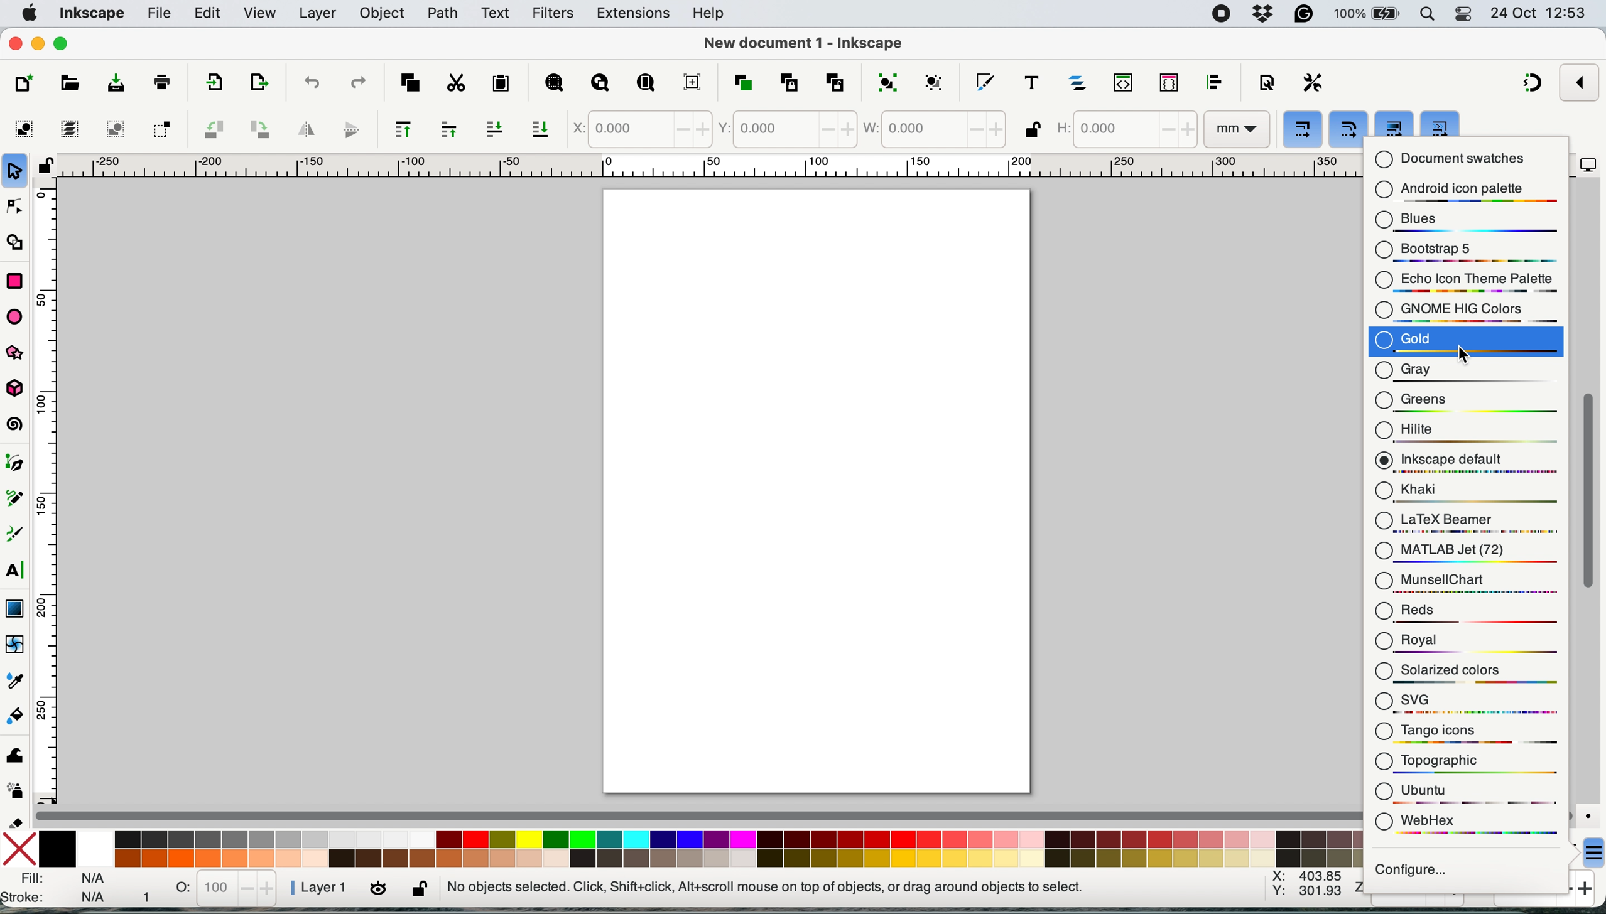 Image resolution: width=1606 pixels, height=914 pixels. I want to click on zoom page, so click(643, 82).